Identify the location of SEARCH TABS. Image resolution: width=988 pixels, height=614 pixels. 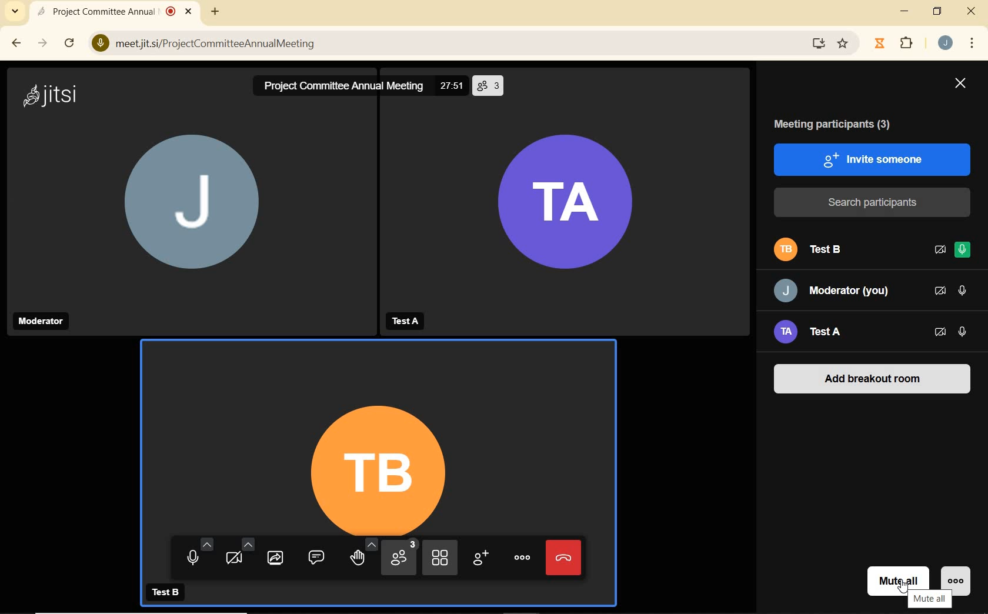
(13, 14).